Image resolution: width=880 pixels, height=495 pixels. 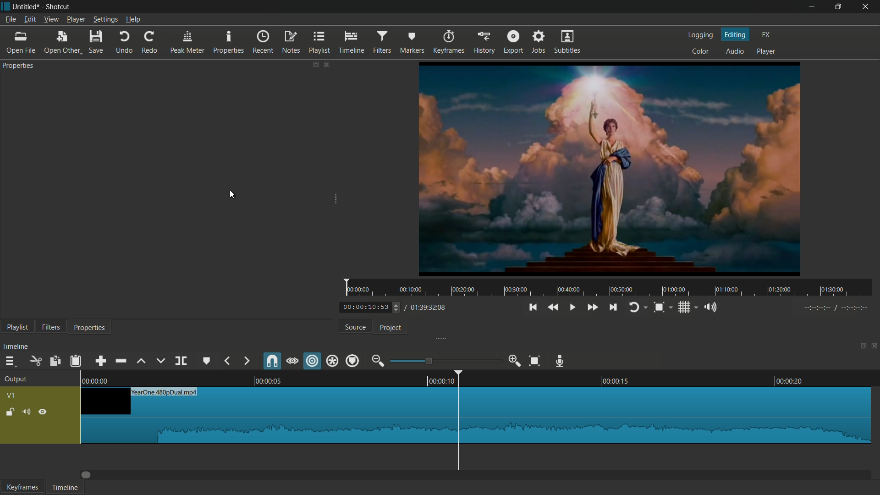 I want to click on hide, so click(x=44, y=412).